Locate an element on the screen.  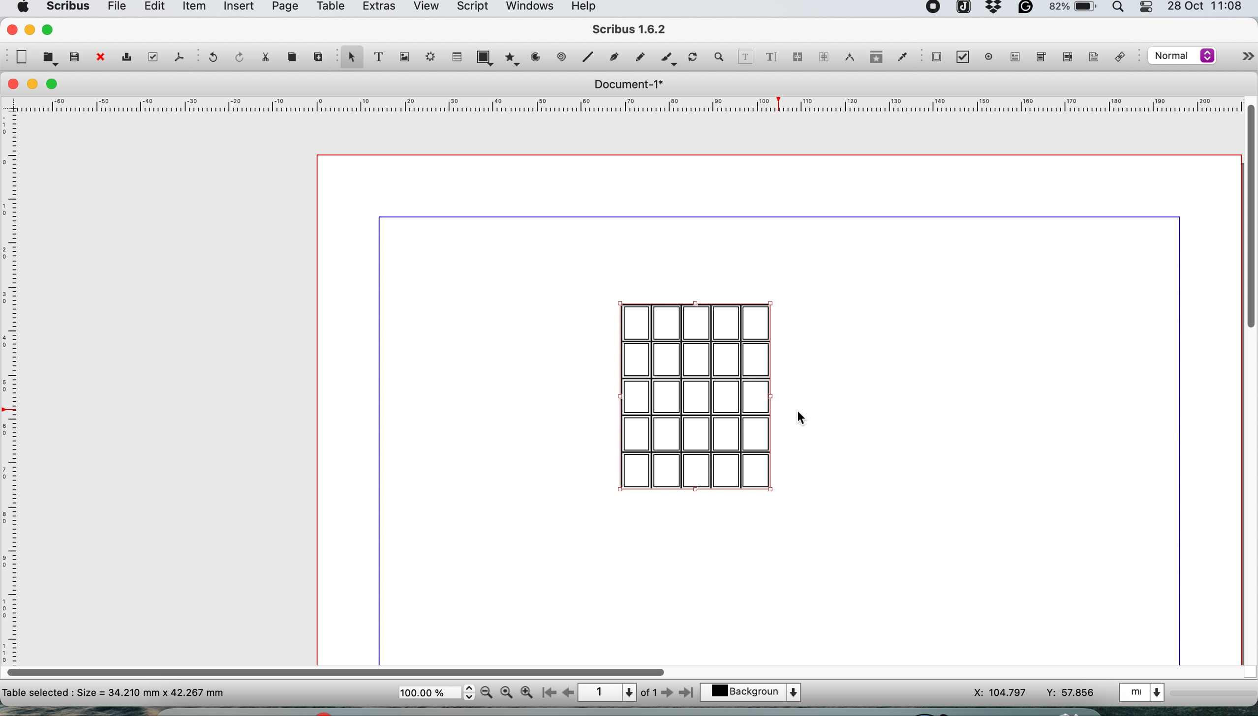
more options is located at coordinates (1237, 59).